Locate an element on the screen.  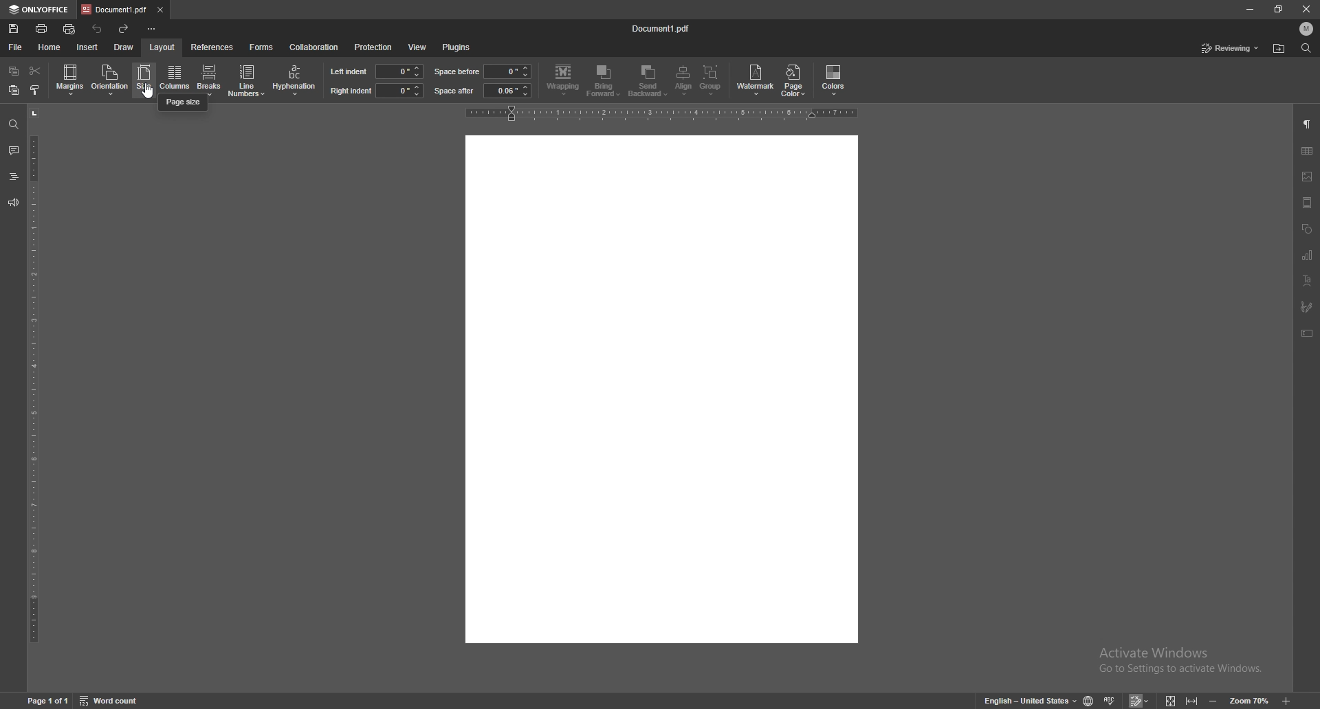
cut is located at coordinates (35, 71).